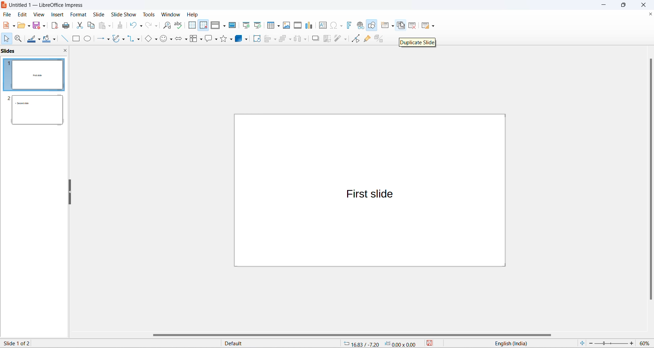  I want to click on slide layout, so click(424, 26).